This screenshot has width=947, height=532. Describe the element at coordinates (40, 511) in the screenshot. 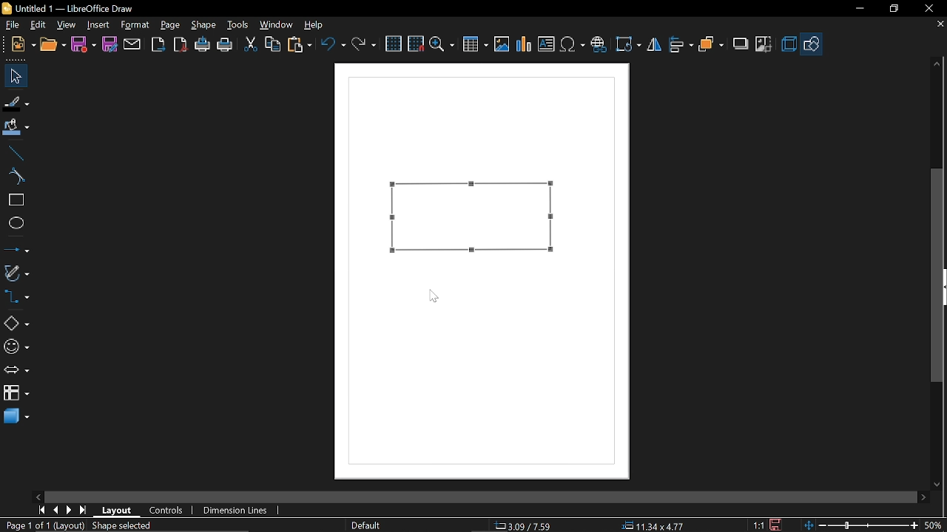

I see `go to first page` at that location.